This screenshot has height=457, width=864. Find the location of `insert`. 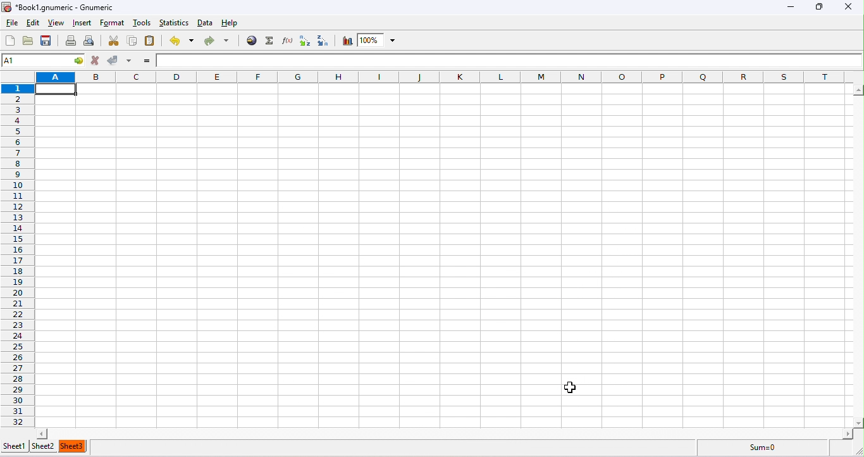

insert is located at coordinates (83, 23).